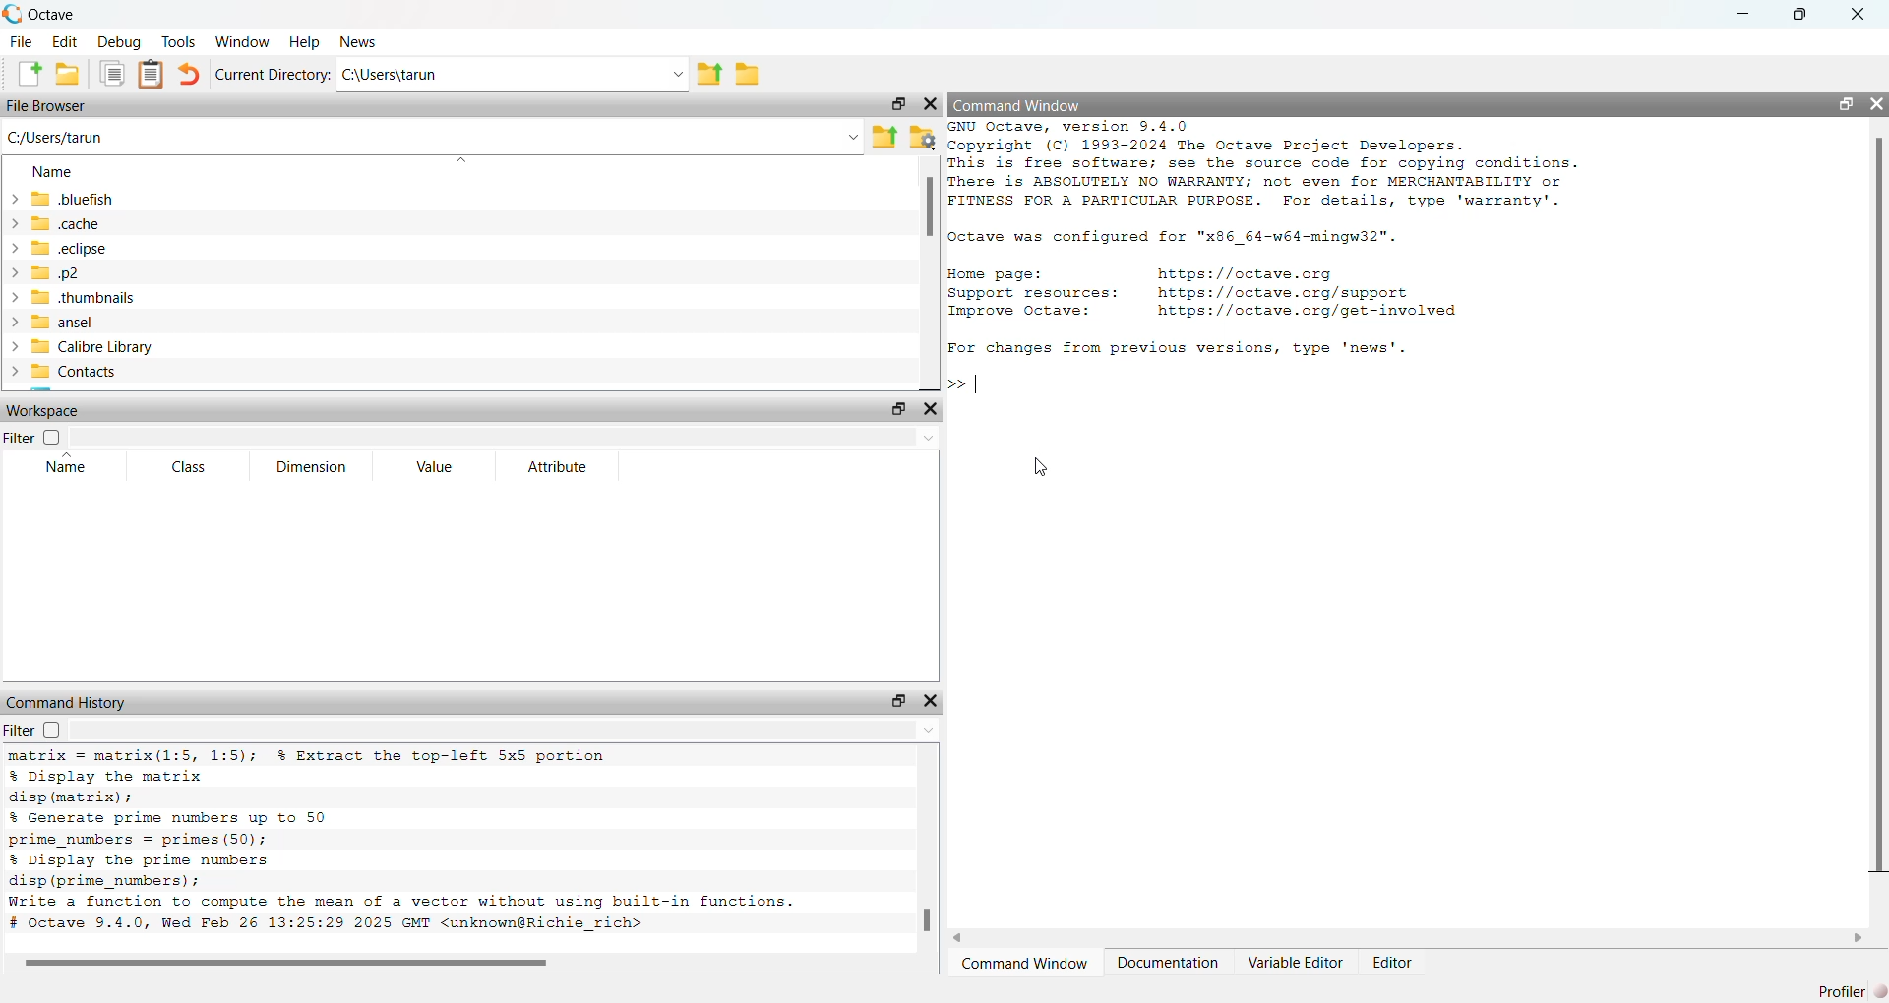  Describe the element at coordinates (33, 436) in the screenshot. I see `filter` at that location.